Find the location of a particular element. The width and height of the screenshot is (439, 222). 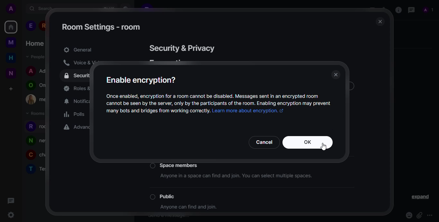

myspace is located at coordinates (11, 43).